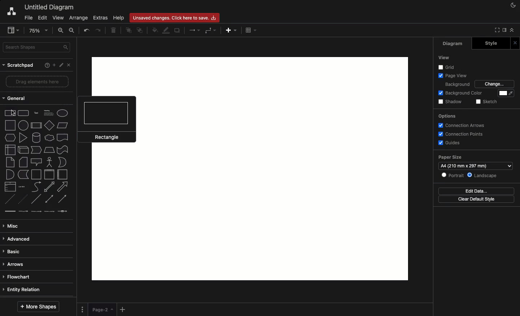 The height and width of the screenshot is (316, 520). Describe the element at coordinates (154, 29) in the screenshot. I see `Fill color` at that location.